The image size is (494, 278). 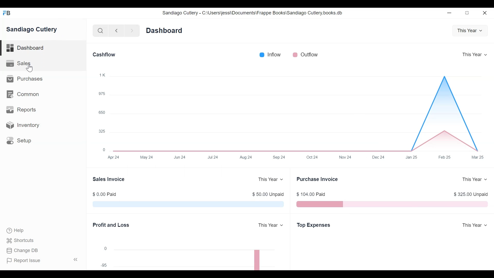 I want to click on Inflow, so click(x=270, y=54).